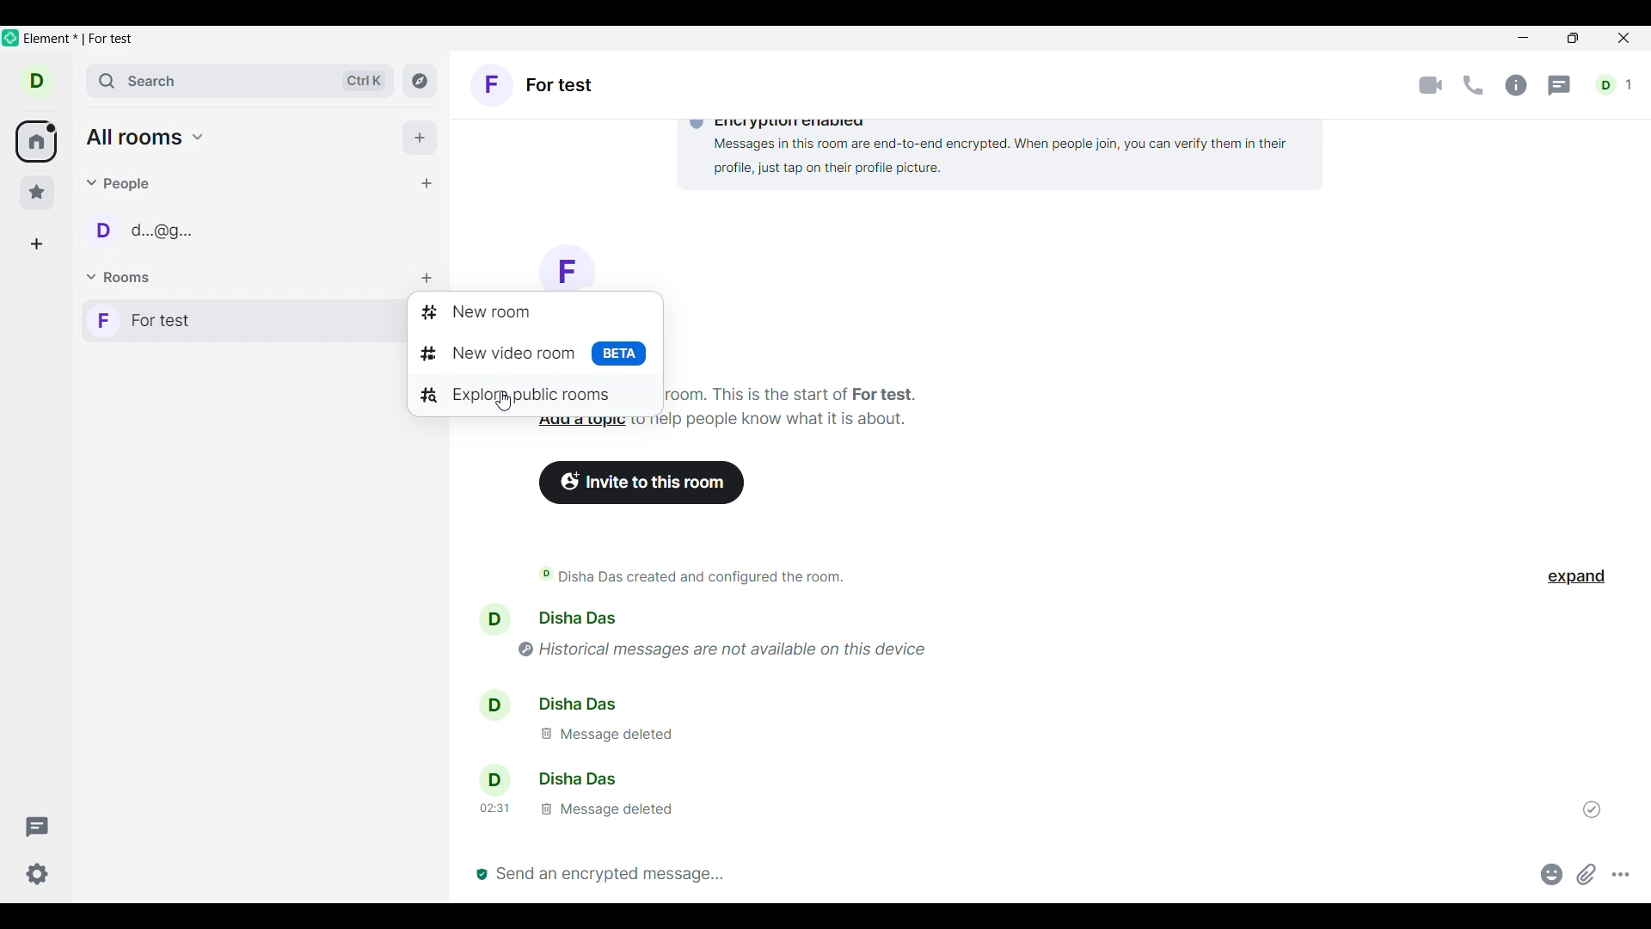 This screenshot has height=929, width=1651. Describe the element at coordinates (582, 422) in the screenshot. I see `Add a topic` at that location.